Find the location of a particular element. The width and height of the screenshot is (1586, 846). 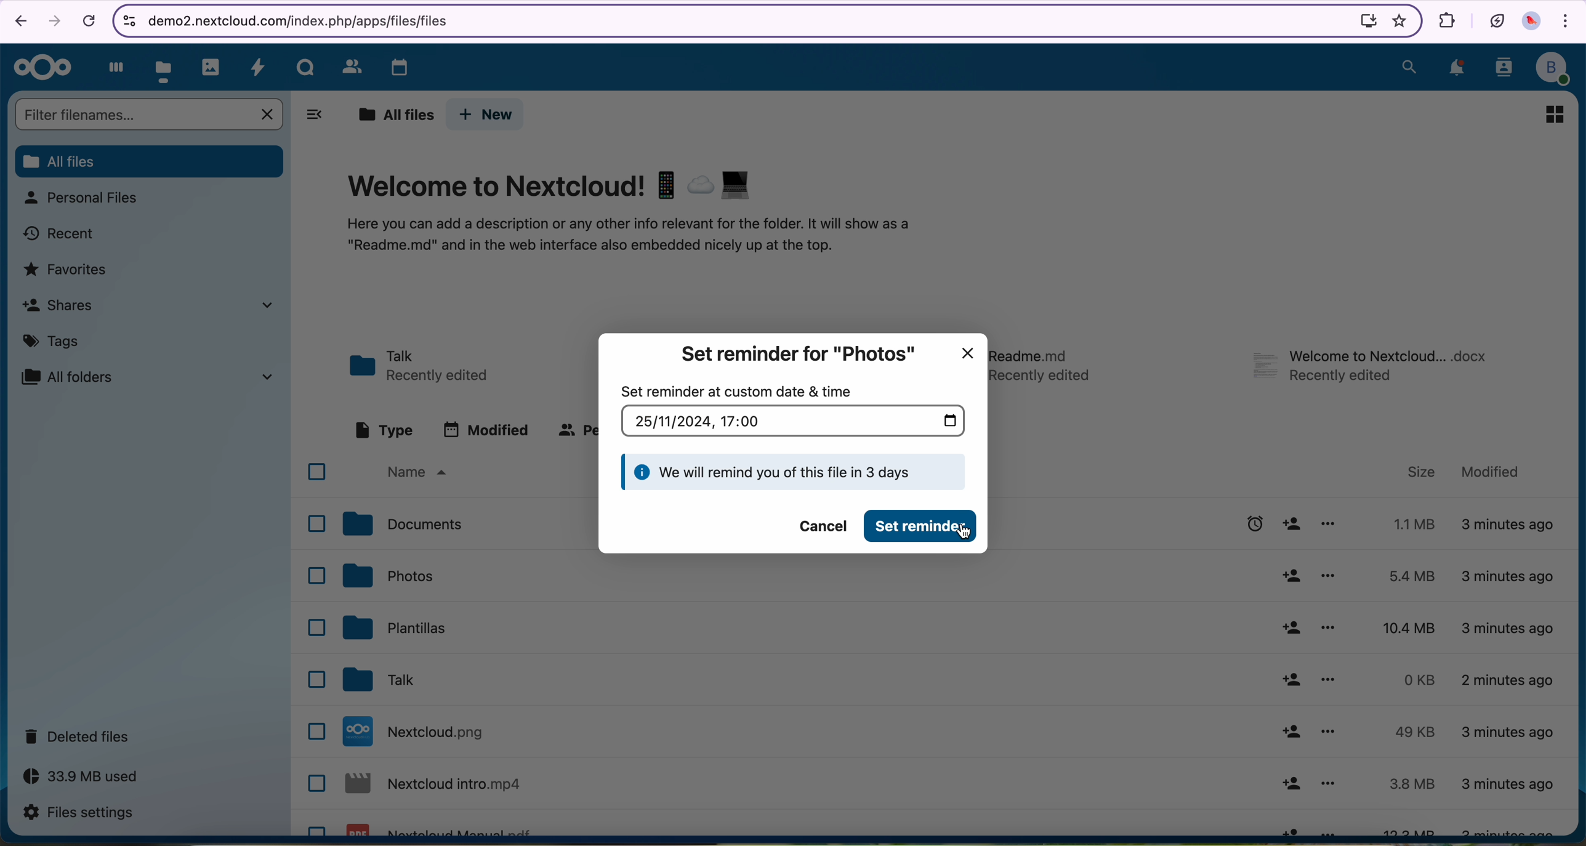

share is located at coordinates (1289, 732).